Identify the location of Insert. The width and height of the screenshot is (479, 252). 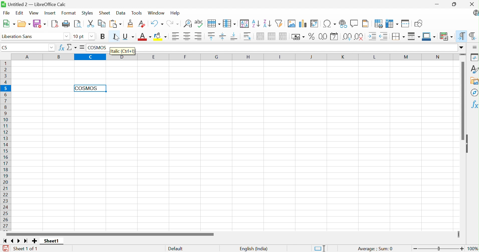
(50, 13).